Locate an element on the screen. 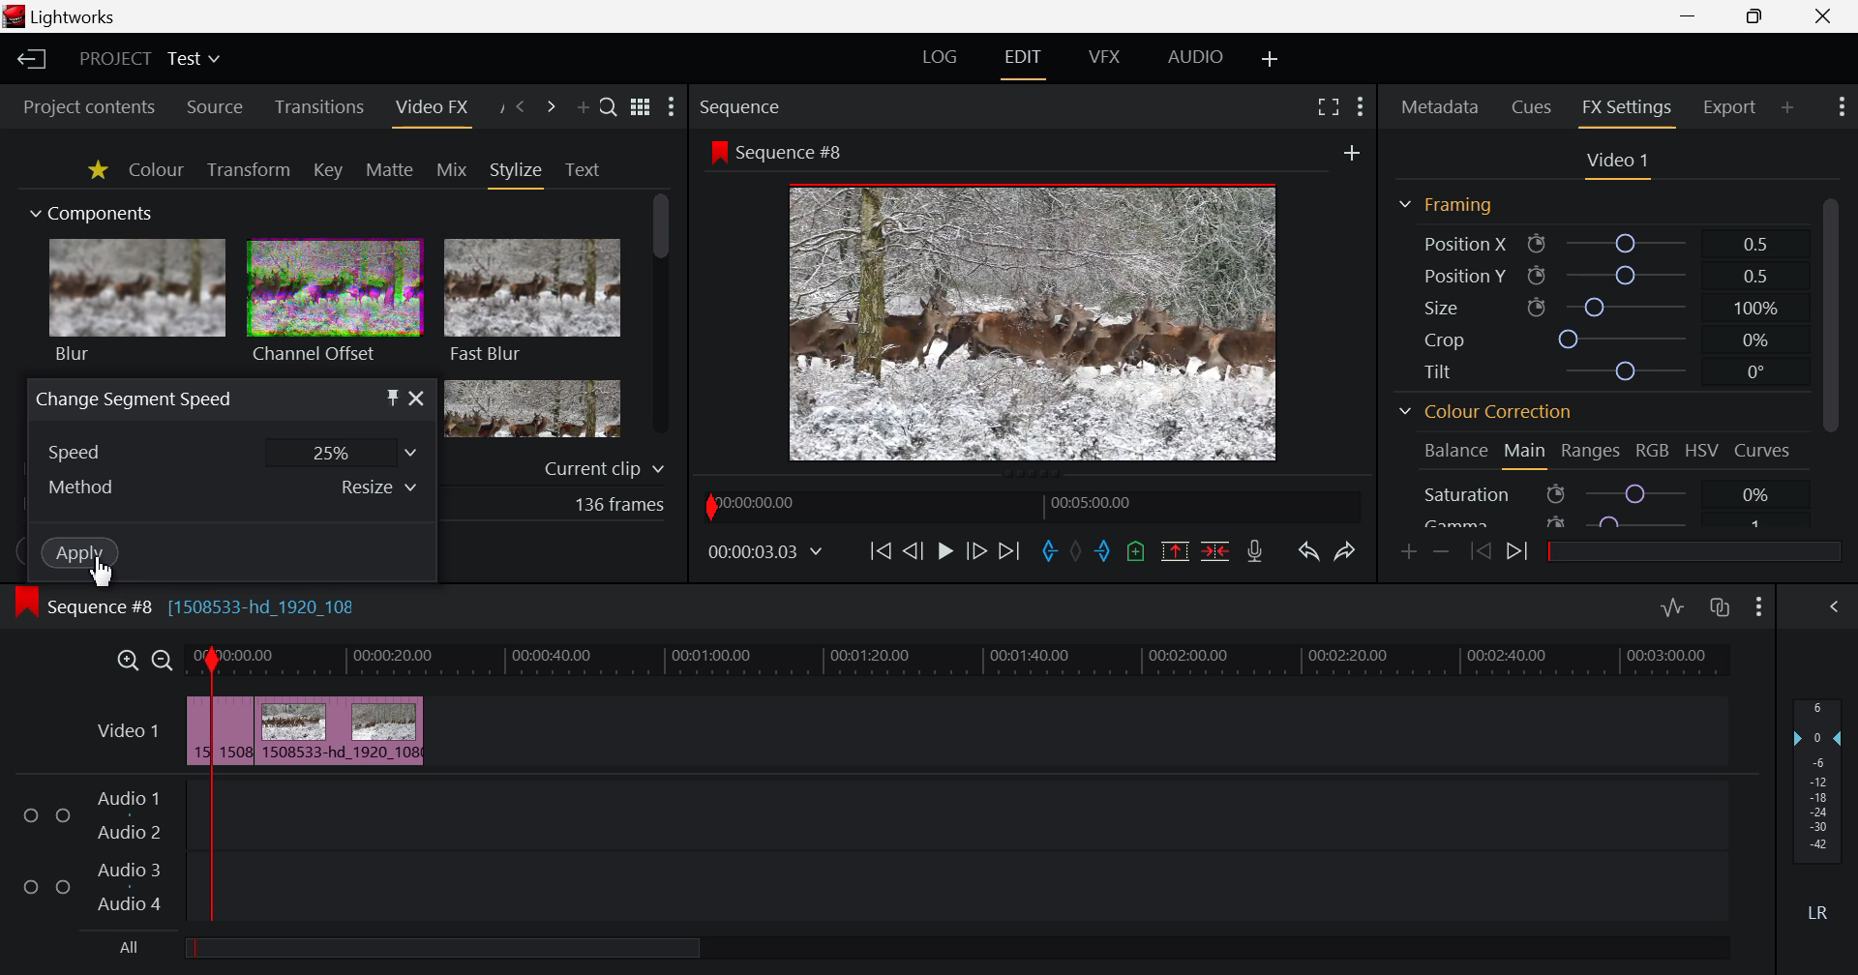 This screenshot has height=975, width=1858. Project Title is located at coordinates (153, 58).